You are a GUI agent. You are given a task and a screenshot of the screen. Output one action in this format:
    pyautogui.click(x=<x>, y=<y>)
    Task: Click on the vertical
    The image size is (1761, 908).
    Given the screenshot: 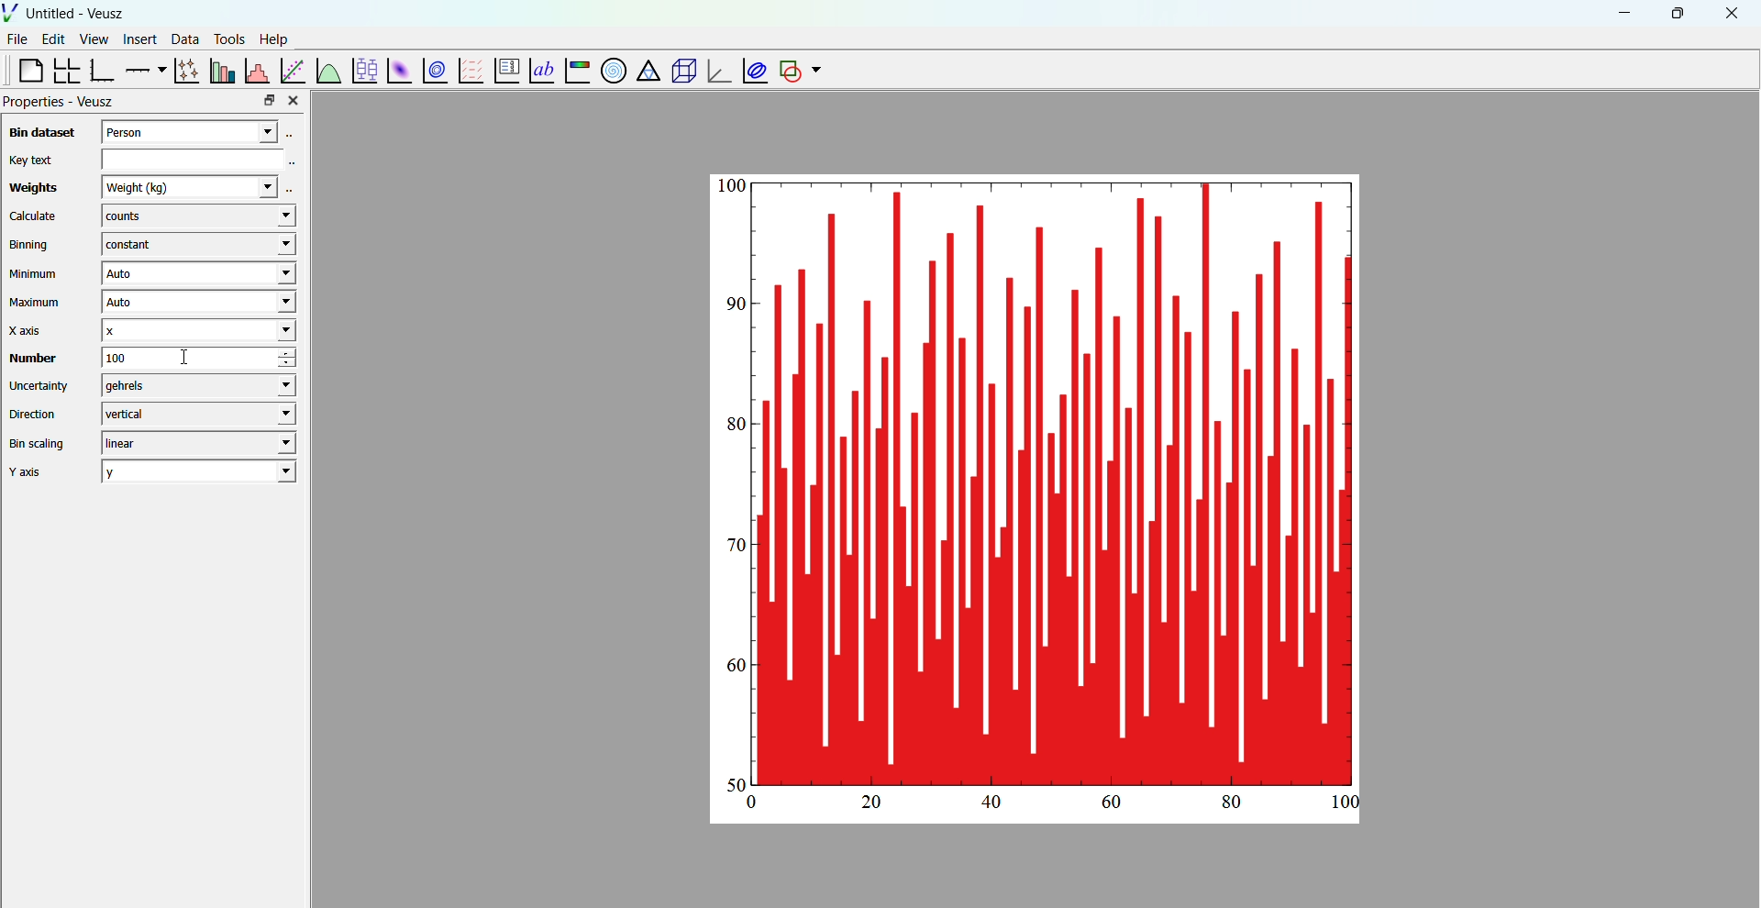 What is the action you would take?
    pyautogui.click(x=197, y=413)
    